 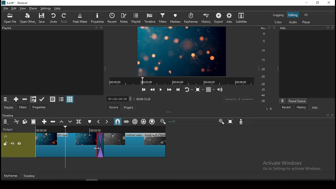 I want to click on remove cut, so click(x=25, y=99).